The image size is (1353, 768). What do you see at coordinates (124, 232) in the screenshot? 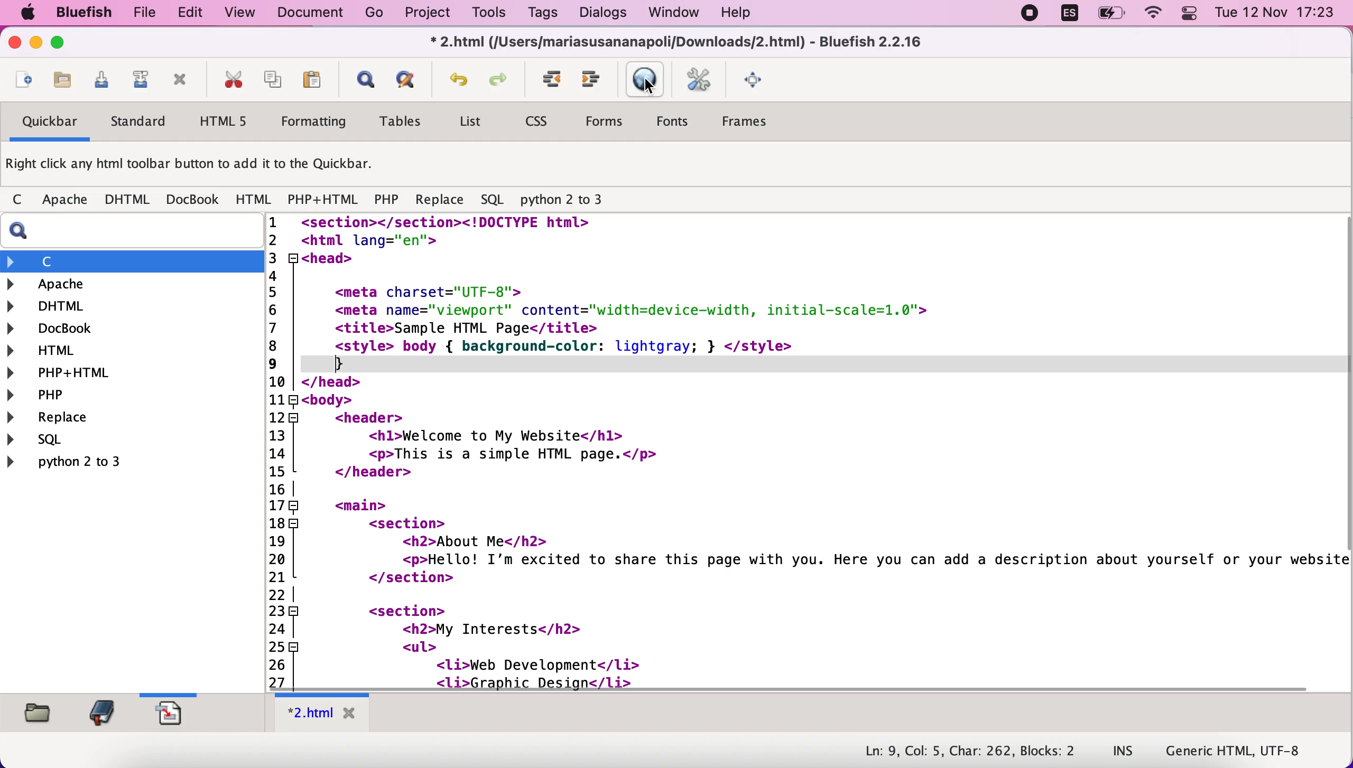
I see `search bar` at bounding box center [124, 232].